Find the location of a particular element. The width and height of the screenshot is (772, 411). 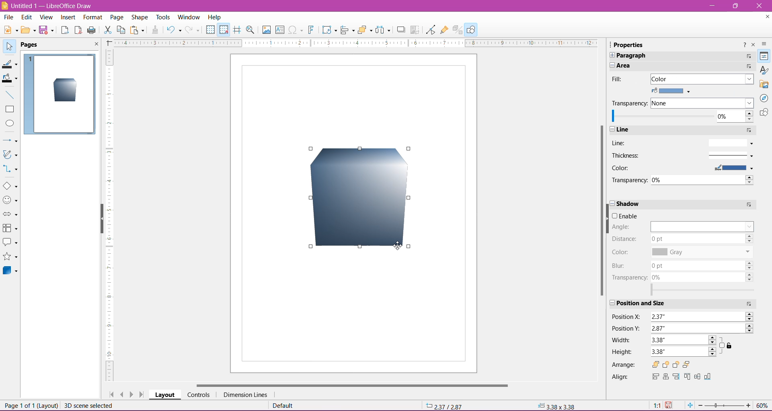

Fill Color is located at coordinates (673, 91).